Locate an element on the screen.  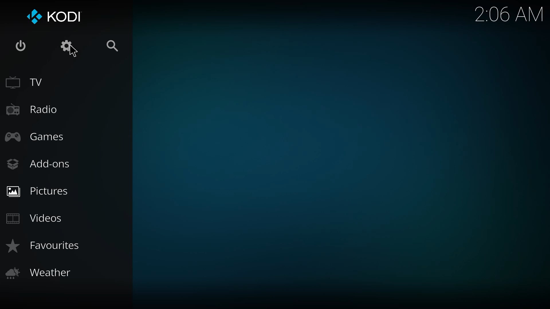
time is located at coordinates (508, 13).